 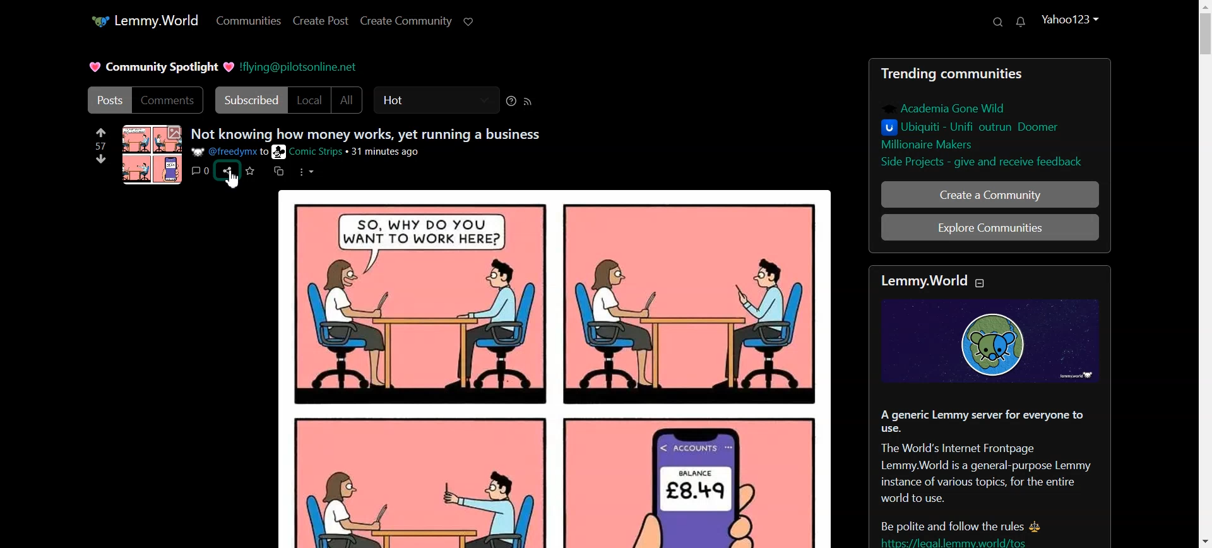 I want to click on Vertical scroll bar, so click(x=1204, y=274).